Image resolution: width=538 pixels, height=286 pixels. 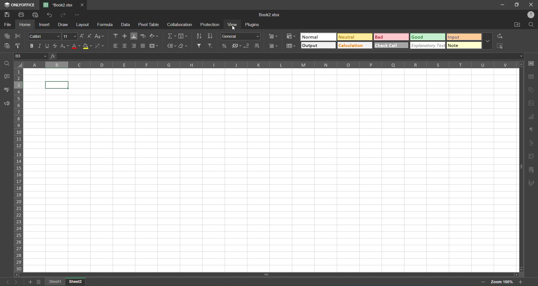 What do you see at coordinates (31, 46) in the screenshot?
I see `bold` at bounding box center [31, 46].